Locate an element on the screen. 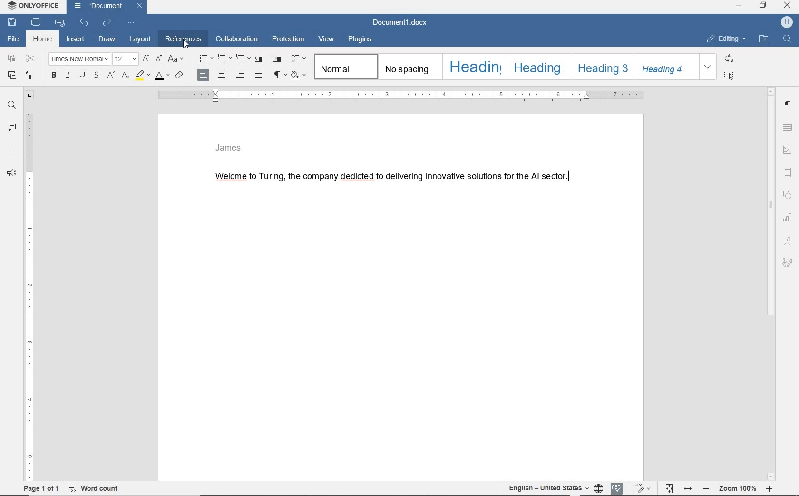  MINIMIZE is located at coordinates (739, 6).